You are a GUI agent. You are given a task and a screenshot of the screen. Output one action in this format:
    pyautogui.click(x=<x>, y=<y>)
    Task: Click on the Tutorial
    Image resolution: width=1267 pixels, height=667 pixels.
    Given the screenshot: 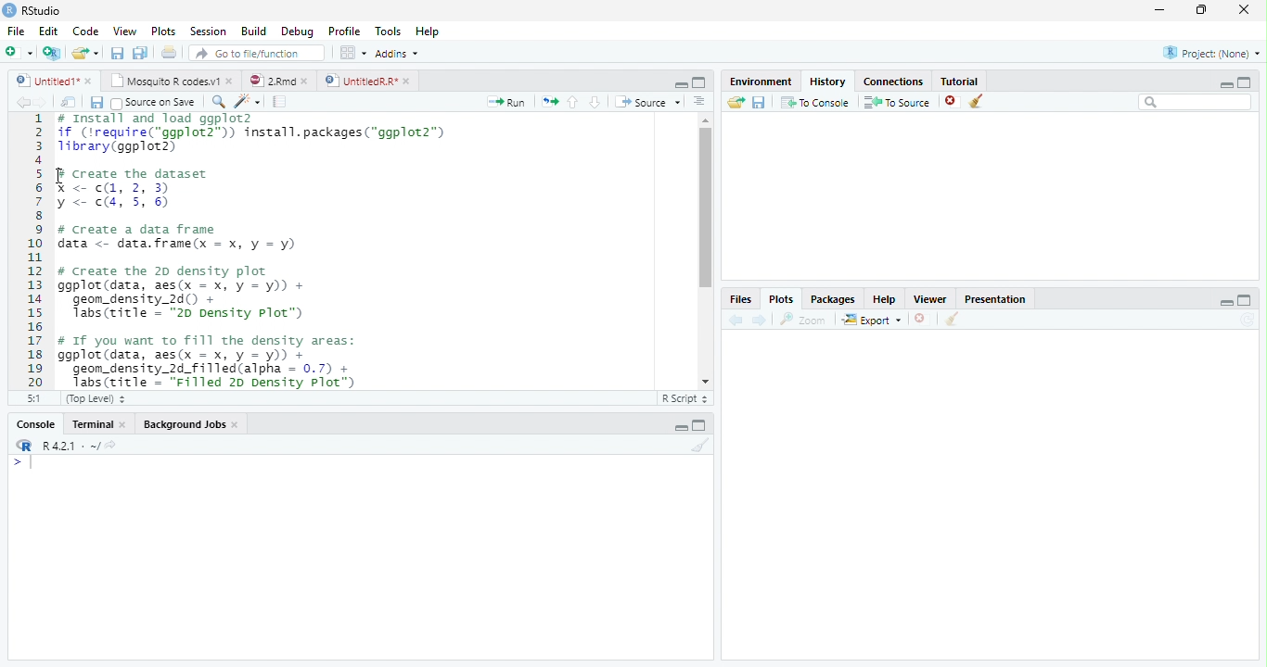 What is the action you would take?
    pyautogui.click(x=961, y=81)
    